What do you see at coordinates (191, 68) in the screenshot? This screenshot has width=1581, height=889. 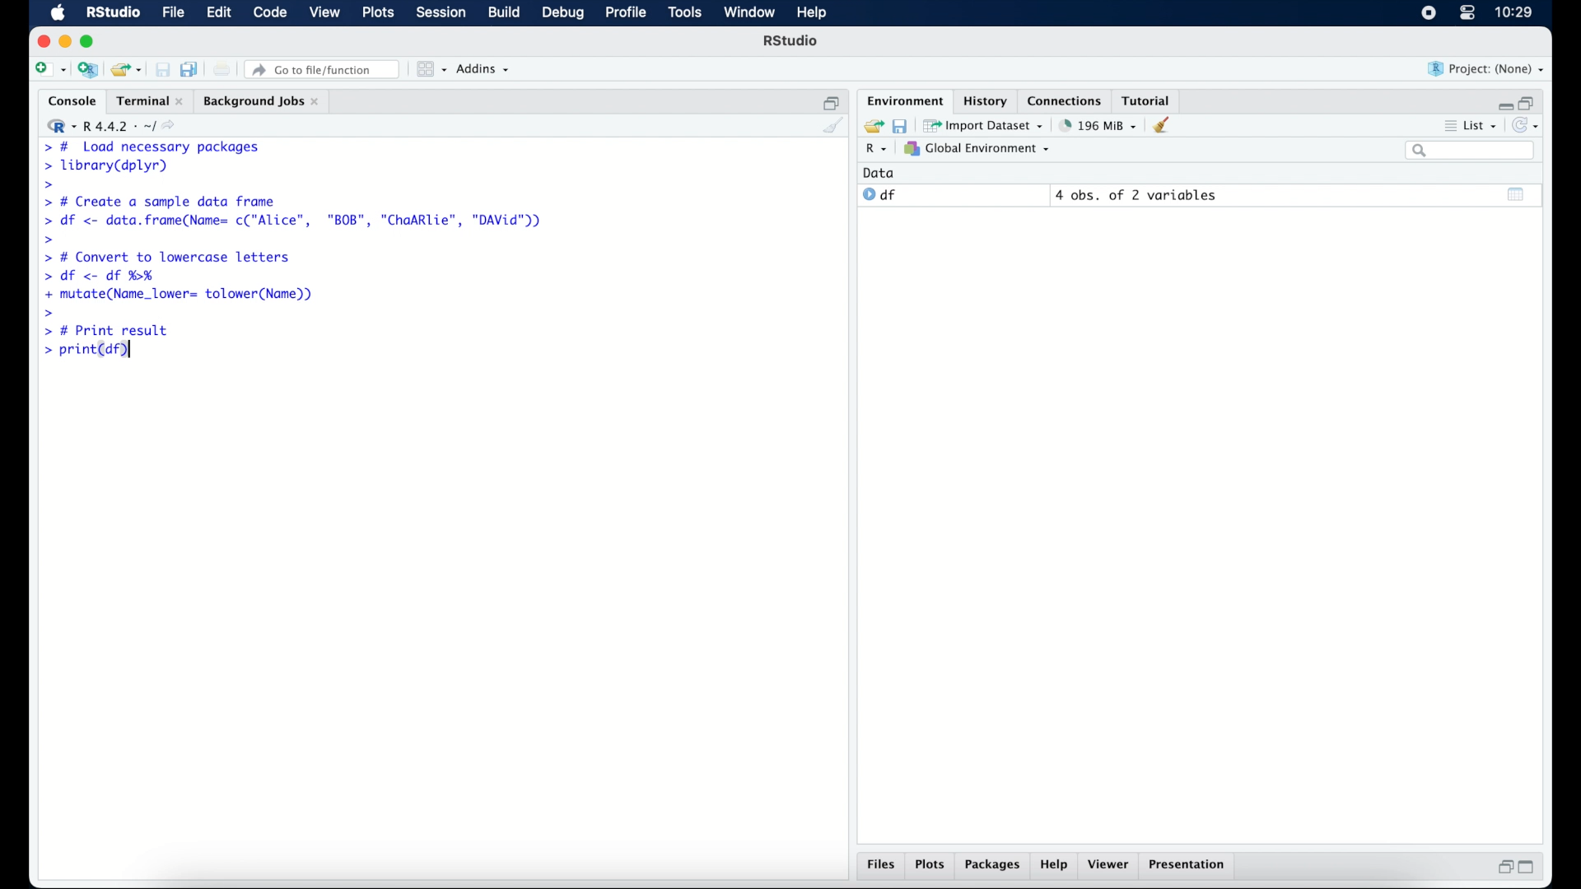 I see `save all documents ` at bounding box center [191, 68].